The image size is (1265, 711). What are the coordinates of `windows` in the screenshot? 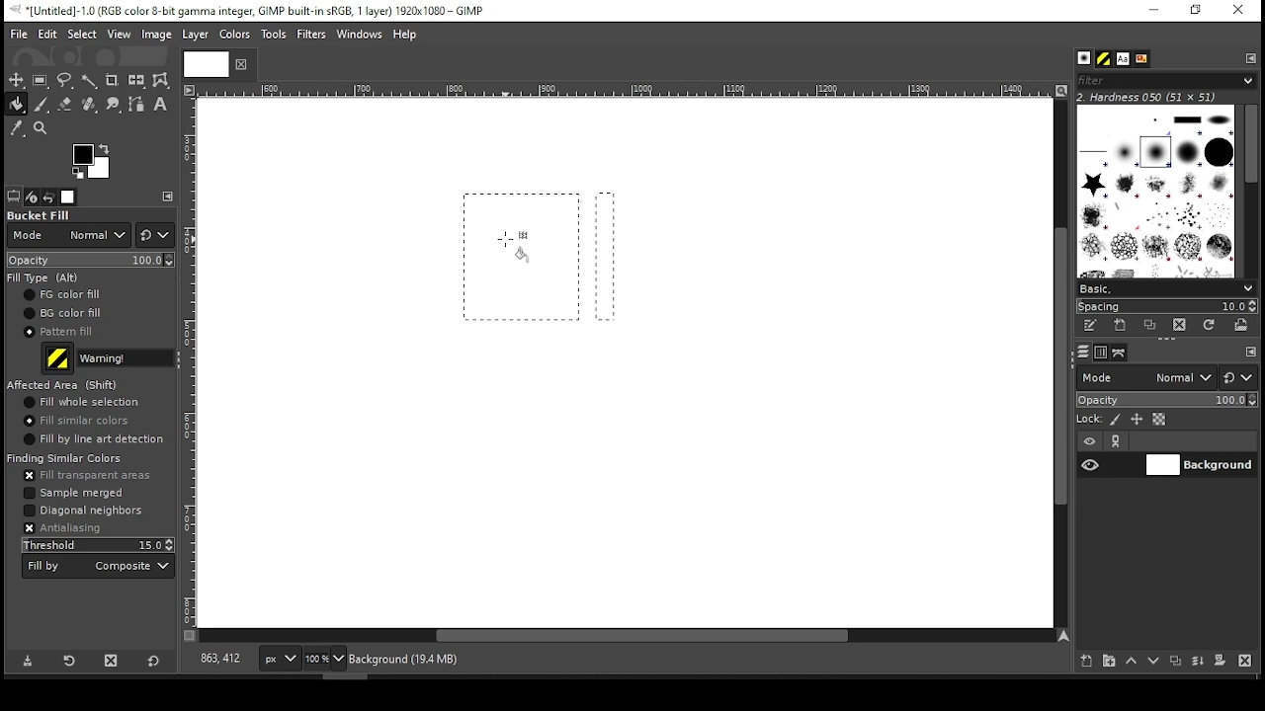 It's located at (361, 36).